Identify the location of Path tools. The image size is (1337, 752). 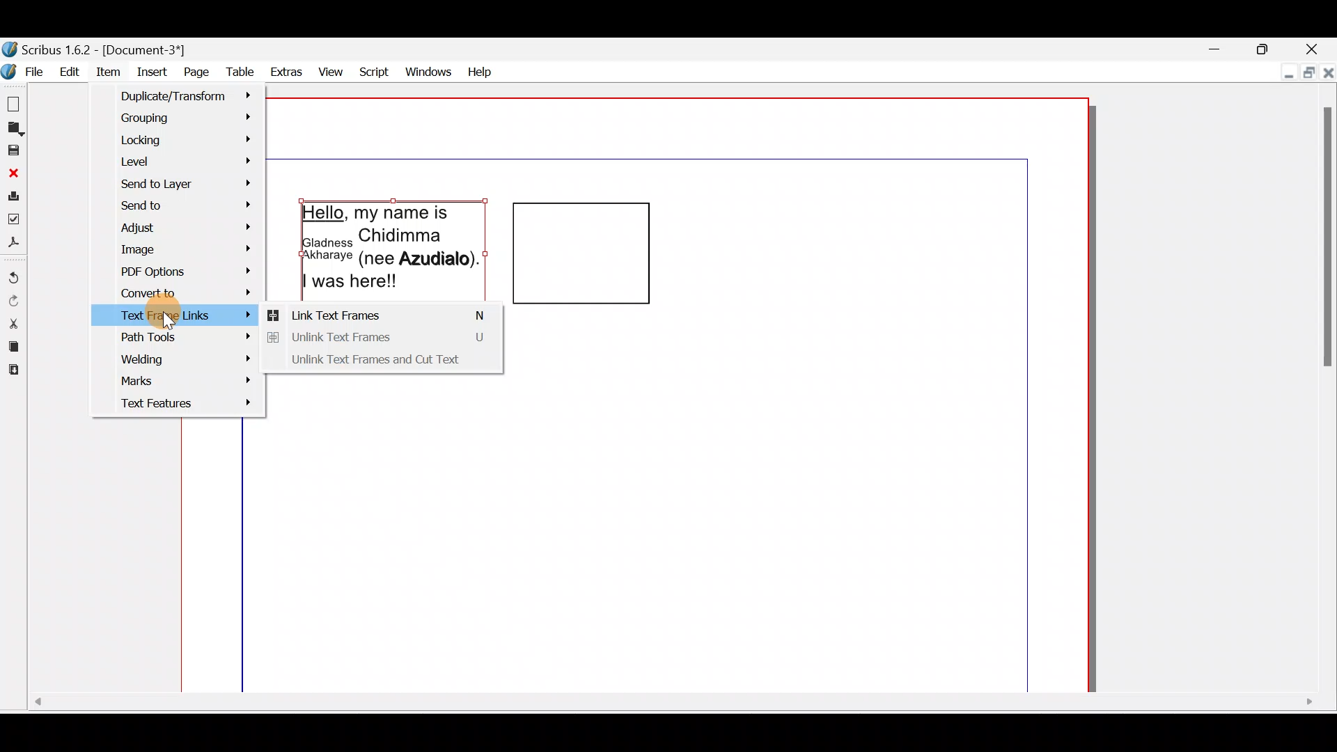
(180, 336).